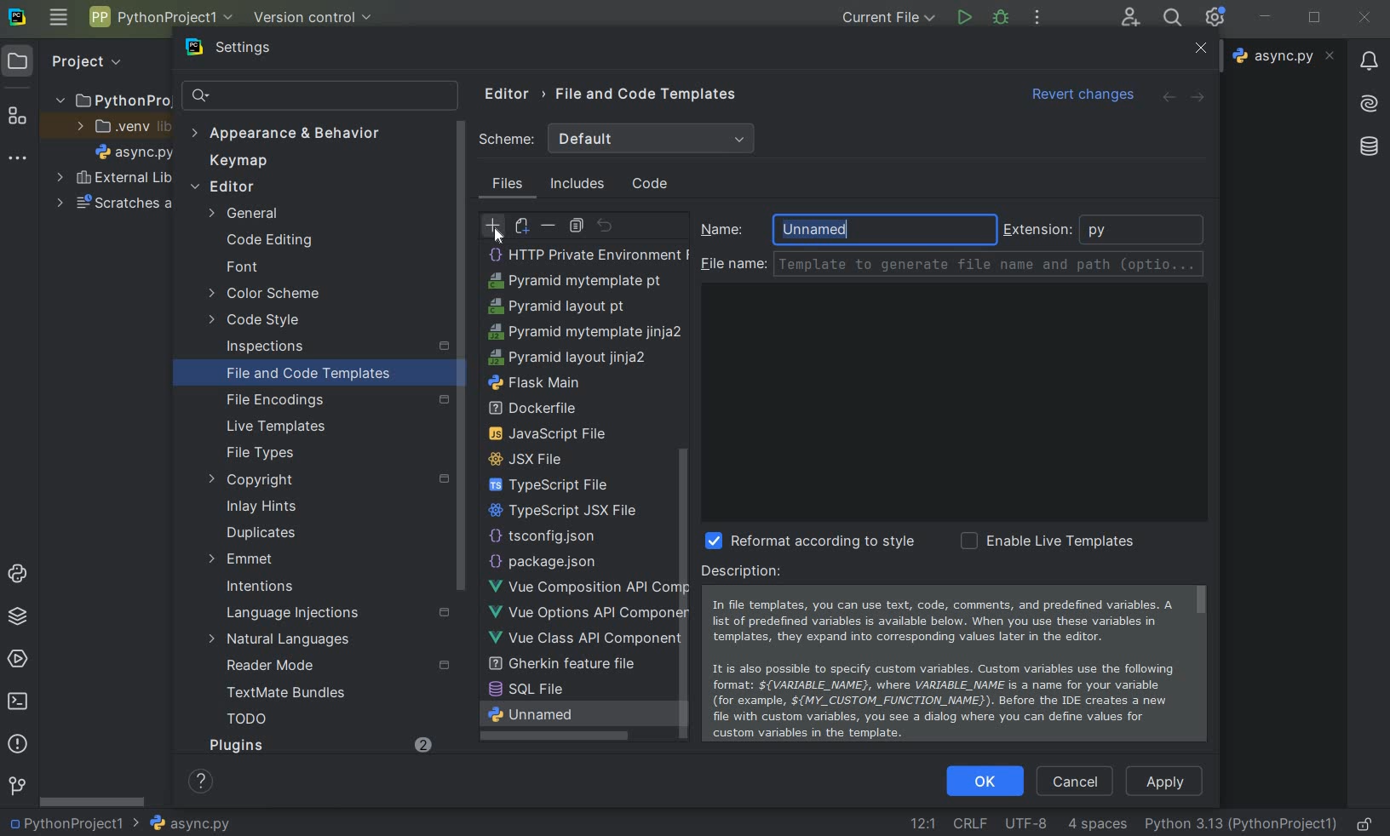 The height and width of the screenshot is (836, 1390). What do you see at coordinates (331, 613) in the screenshot?
I see `language injections` at bounding box center [331, 613].